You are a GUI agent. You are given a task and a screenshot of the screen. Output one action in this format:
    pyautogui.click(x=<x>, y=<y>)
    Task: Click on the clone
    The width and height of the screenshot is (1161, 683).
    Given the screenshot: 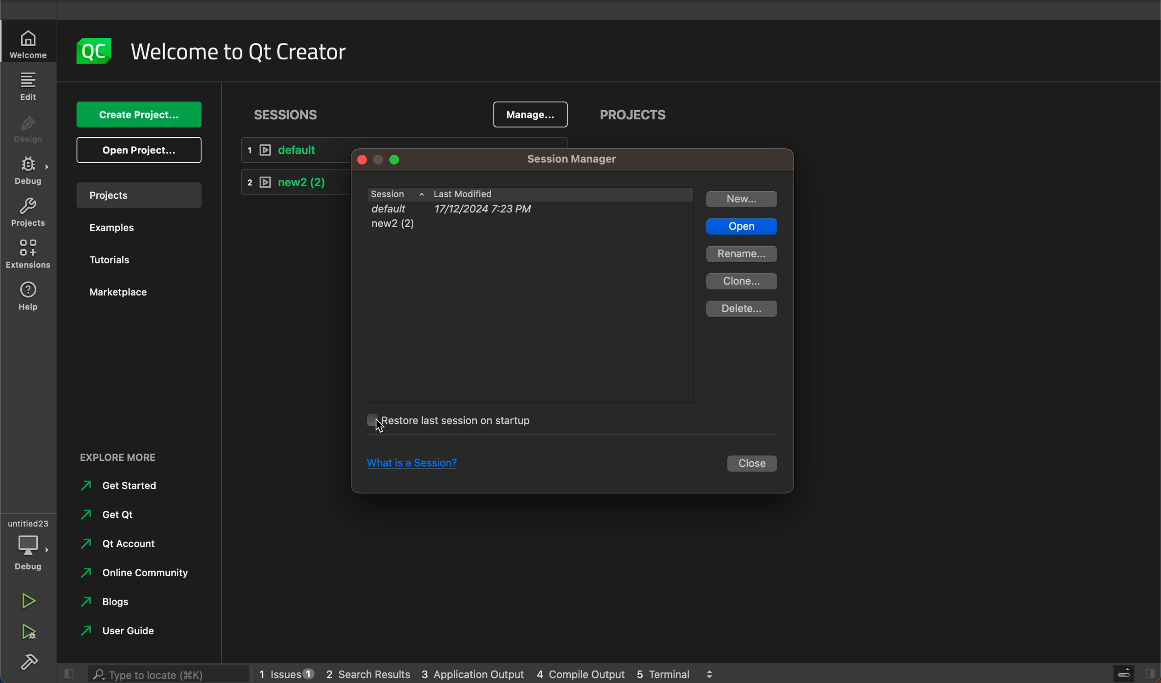 What is the action you would take?
    pyautogui.click(x=739, y=281)
    